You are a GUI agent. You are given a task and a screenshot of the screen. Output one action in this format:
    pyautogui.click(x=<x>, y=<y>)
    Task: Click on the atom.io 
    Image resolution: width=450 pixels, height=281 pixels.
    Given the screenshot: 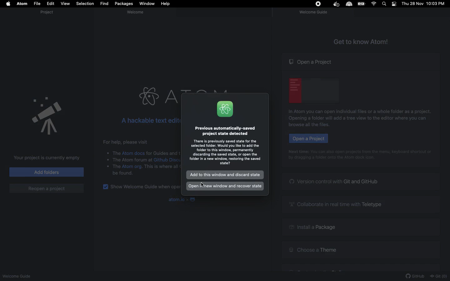 What is the action you would take?
    pyautogui.click(x=176, y=200)
    